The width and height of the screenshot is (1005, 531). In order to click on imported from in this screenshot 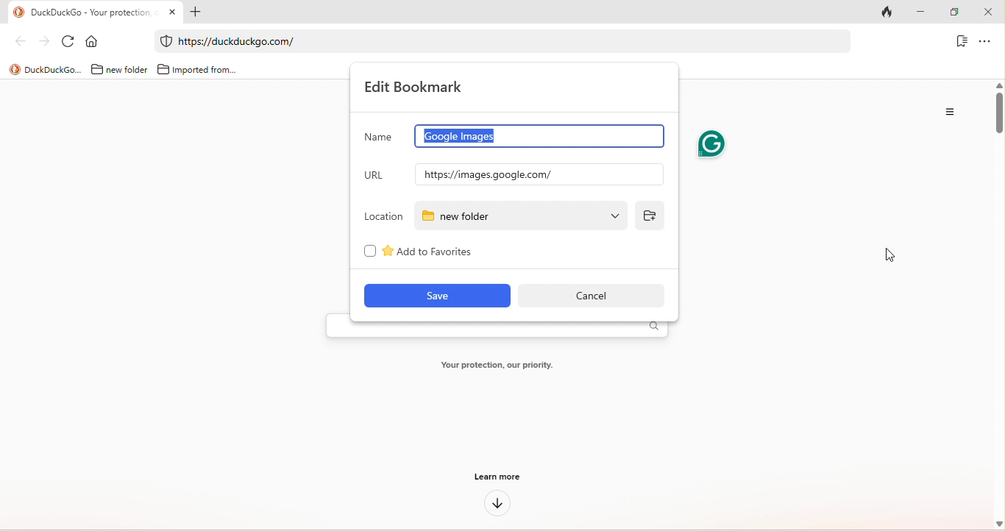, I will do `click(196, 67)`.